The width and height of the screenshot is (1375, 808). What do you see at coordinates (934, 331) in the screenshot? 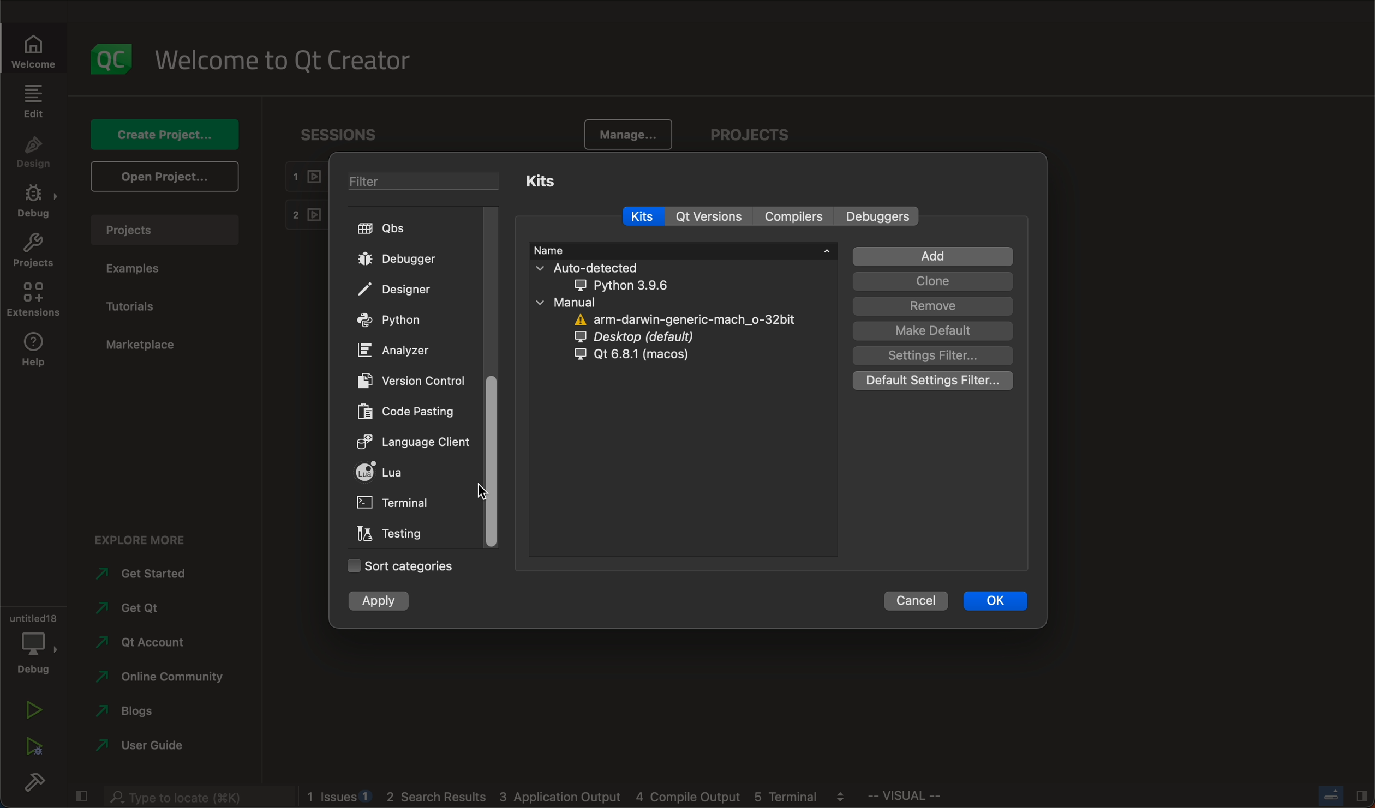
I see `make` at bounding box center [934, 331].